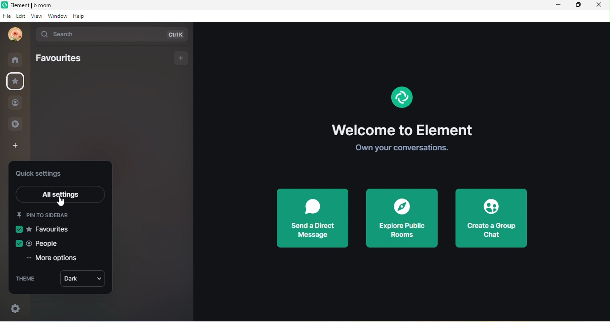 This screenshot has width=610, height=322. Describe the element at coordinates (44, 229) in the screenshot. I see `favourites` at that location.